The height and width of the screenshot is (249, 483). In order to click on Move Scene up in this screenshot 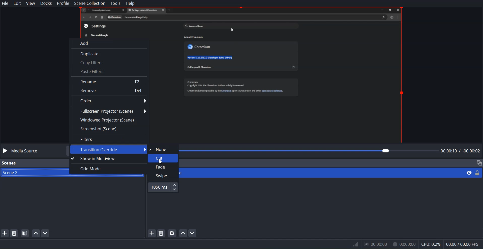, I will do `click(35, 233)`.